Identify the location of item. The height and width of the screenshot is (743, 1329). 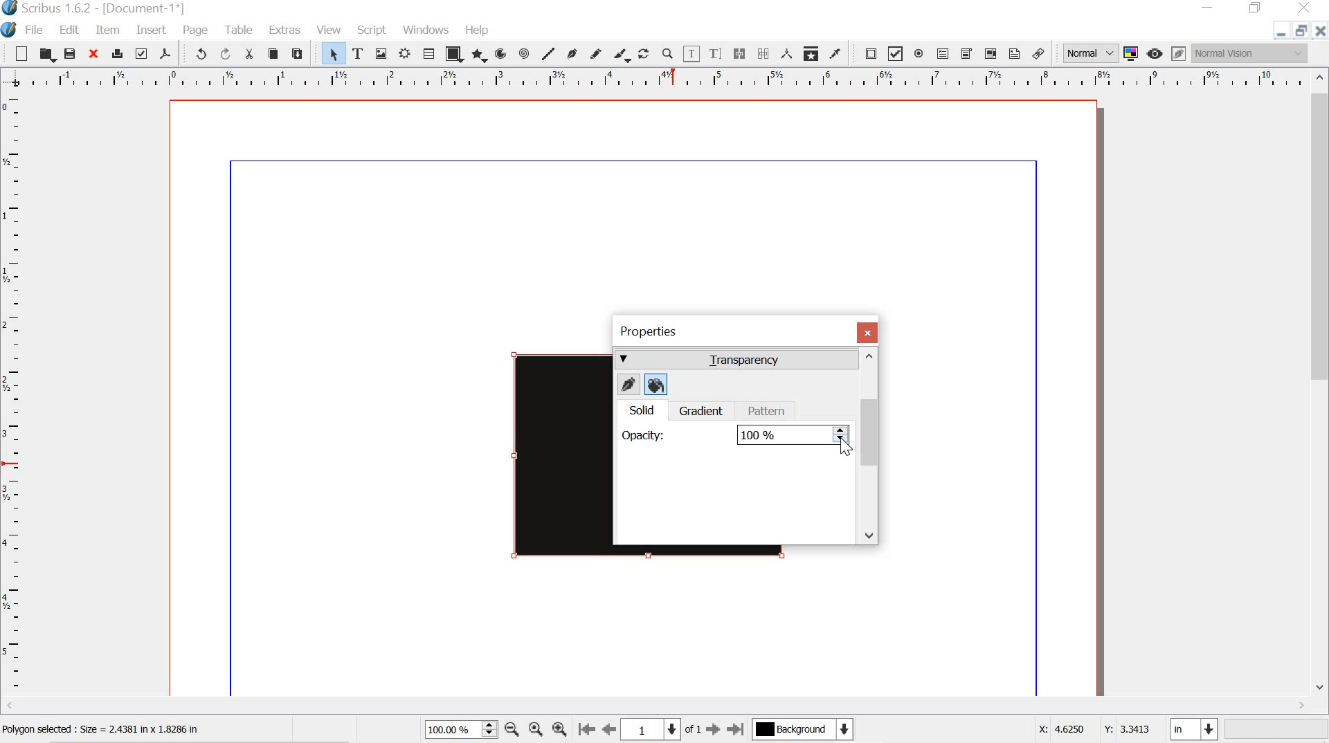
(107, 30).